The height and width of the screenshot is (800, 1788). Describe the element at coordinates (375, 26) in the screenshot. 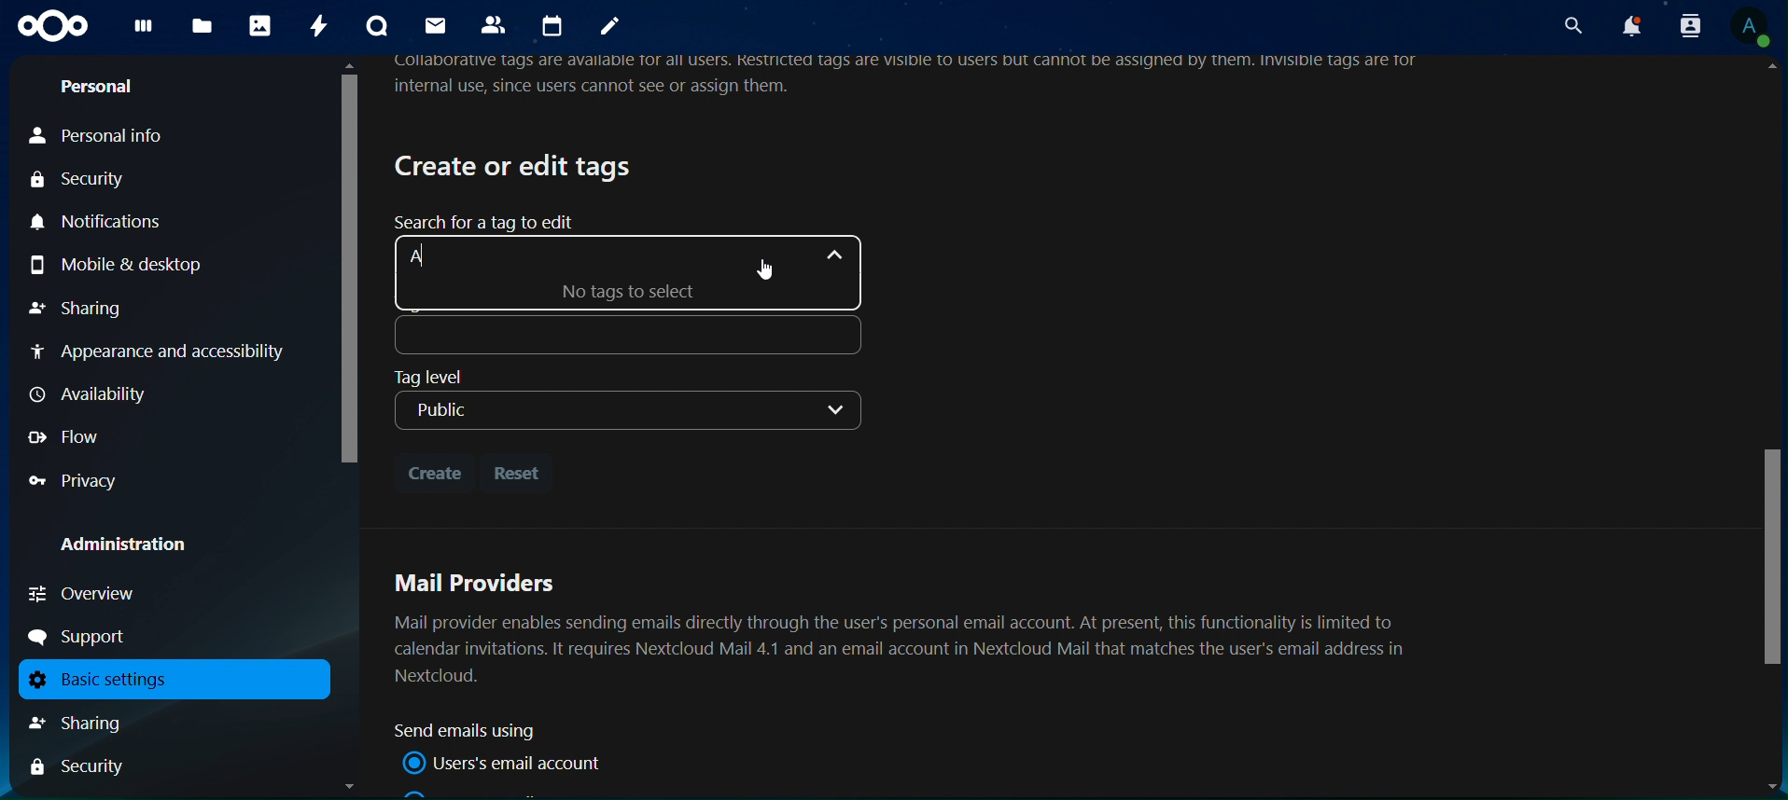

I see `talk` at that location.